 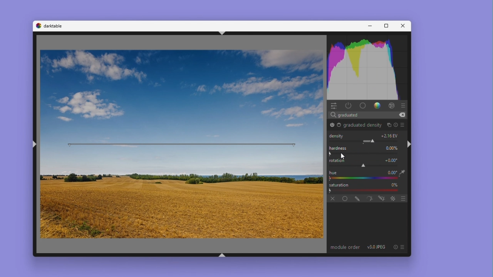 What do you see at coordinates (361, 179) in the screenshot?
I see `color picker` at bounding box center [361, 179].